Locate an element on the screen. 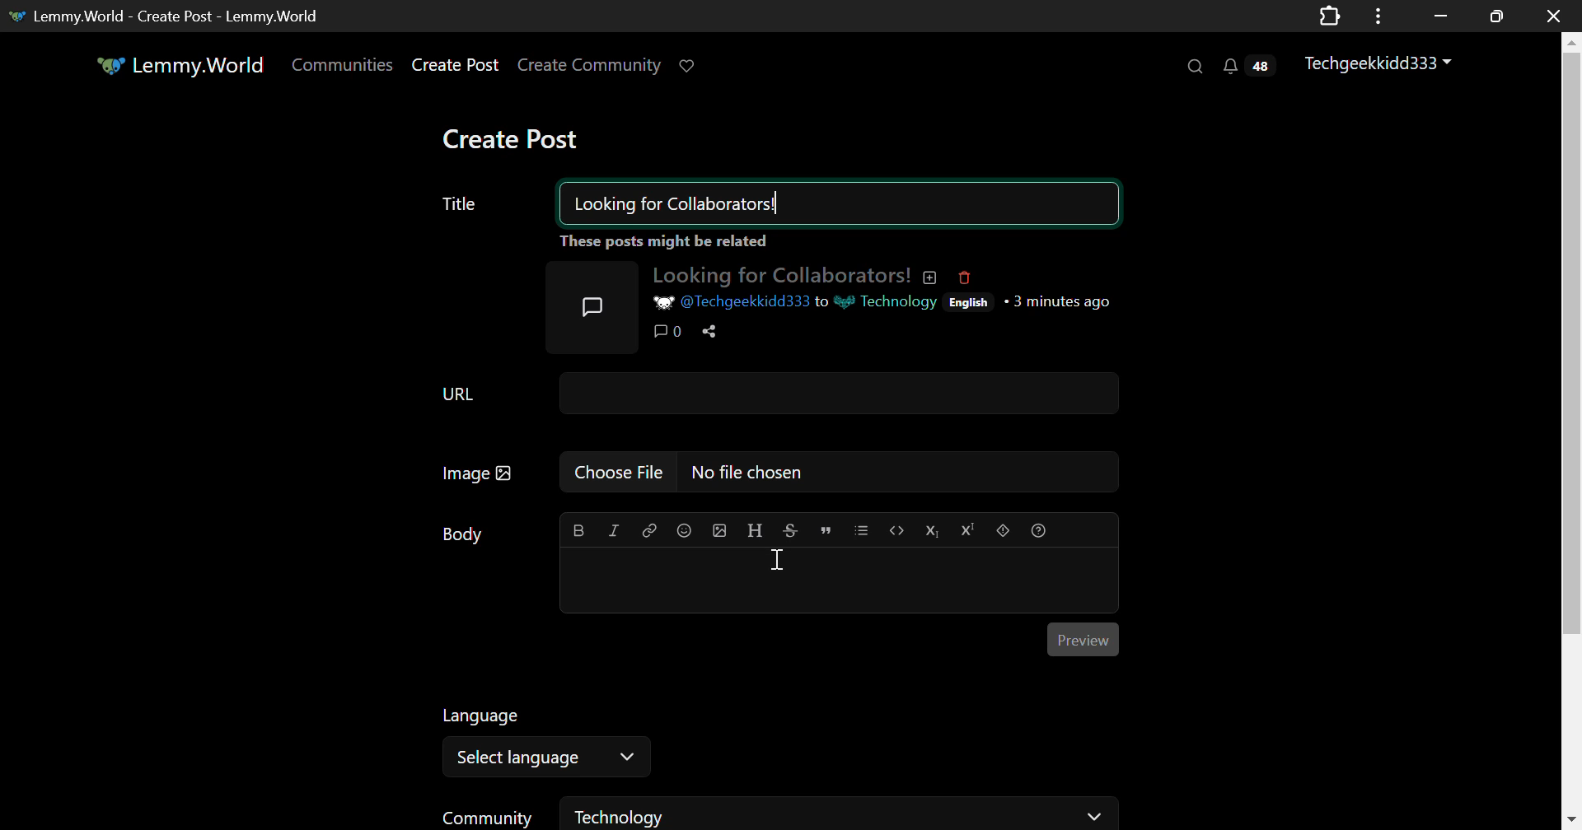 This screenshot has height=830, width=1582. Lemmy.World is located at coordinates (177, 66).